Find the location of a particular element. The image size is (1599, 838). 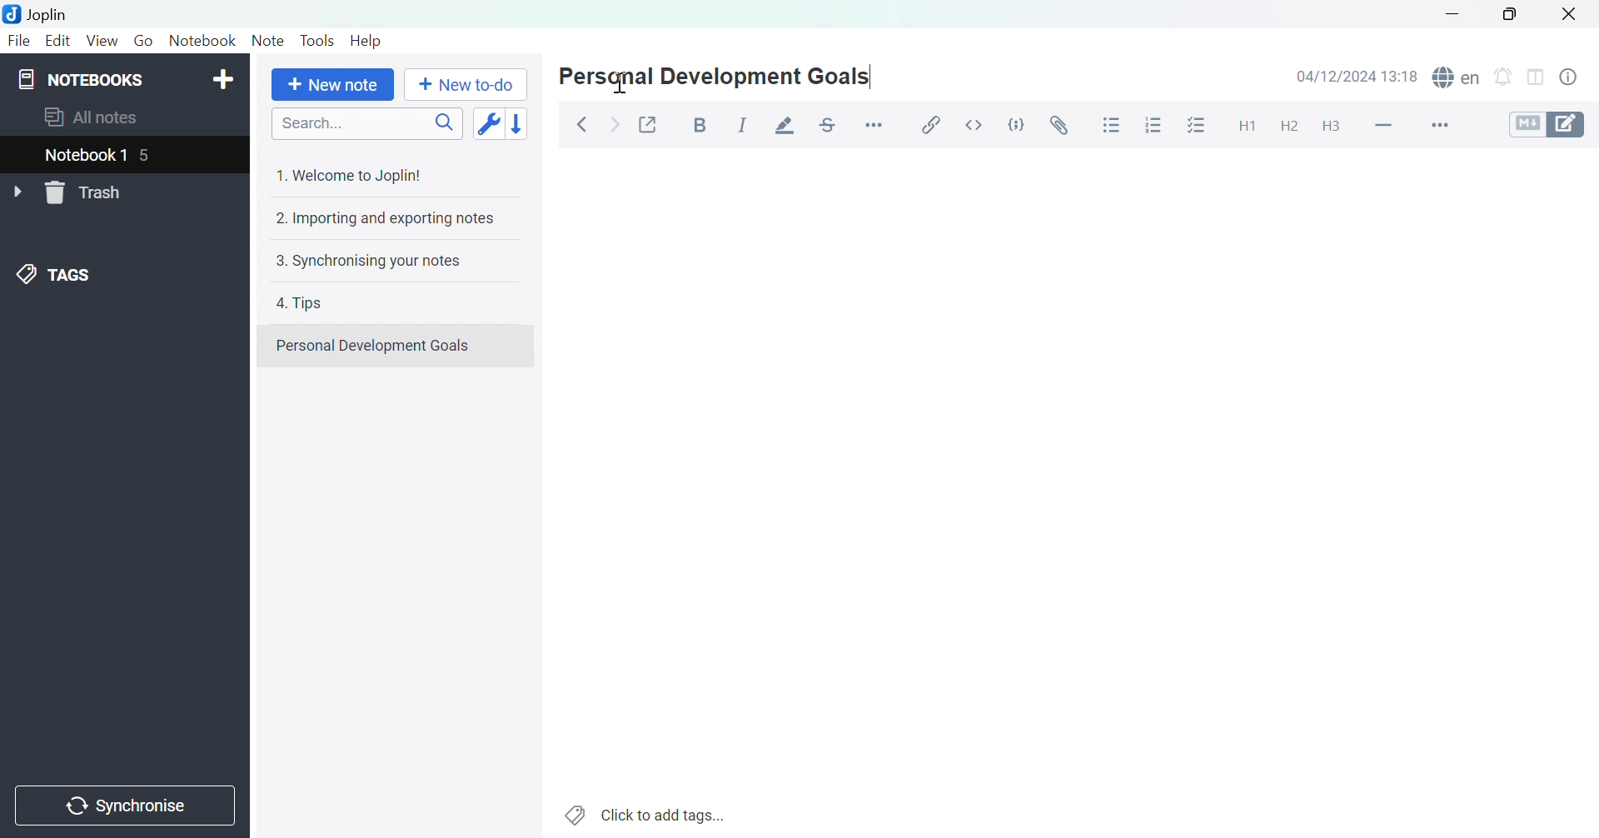

Highlight is located at coordinates (787, 125).